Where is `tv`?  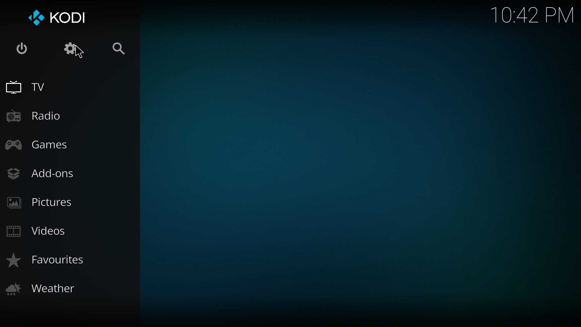 tv is located at coordinates (27, 87).